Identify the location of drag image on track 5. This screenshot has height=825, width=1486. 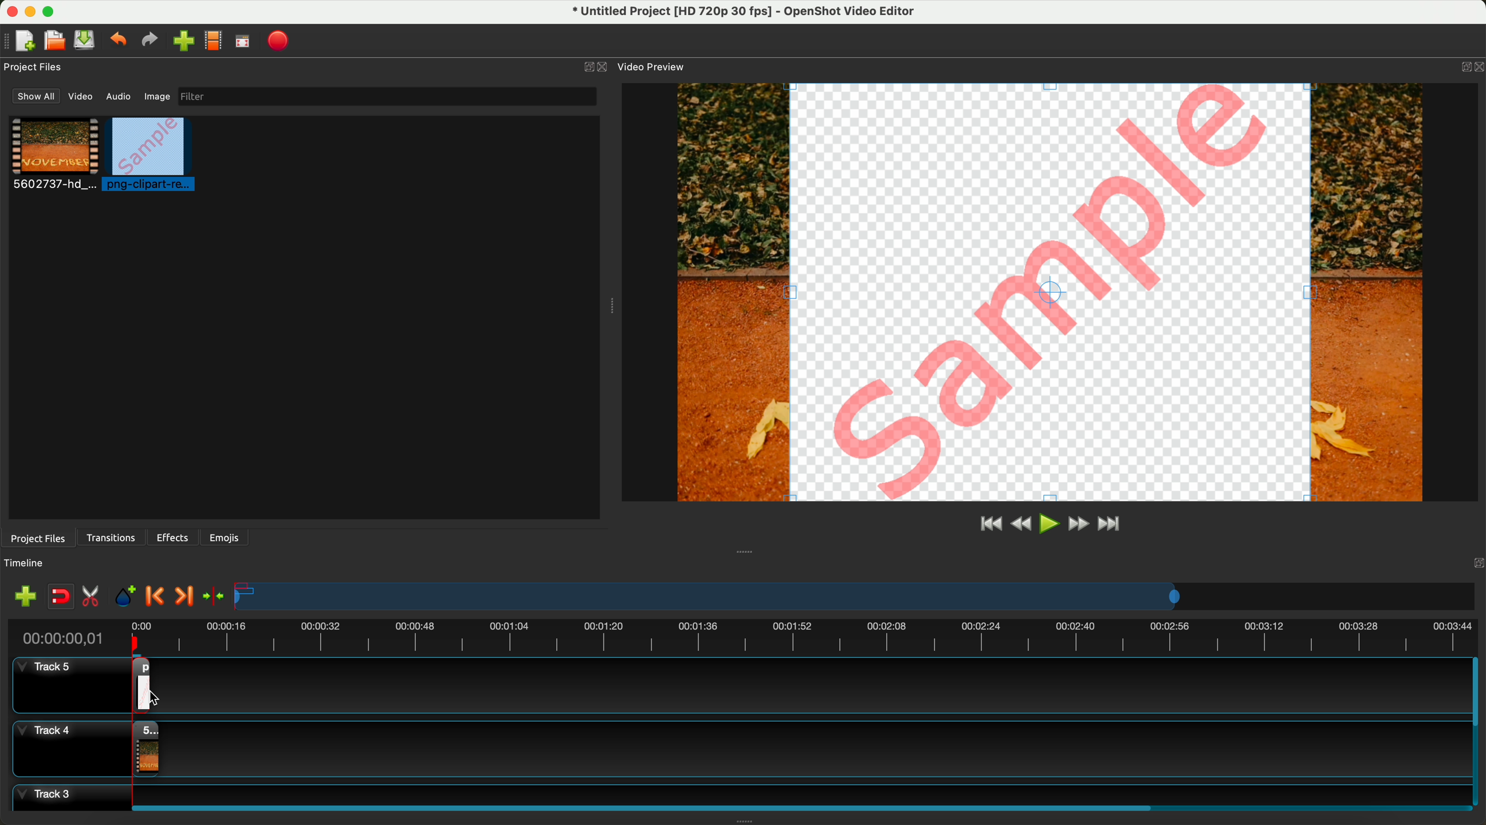
(167, 684).